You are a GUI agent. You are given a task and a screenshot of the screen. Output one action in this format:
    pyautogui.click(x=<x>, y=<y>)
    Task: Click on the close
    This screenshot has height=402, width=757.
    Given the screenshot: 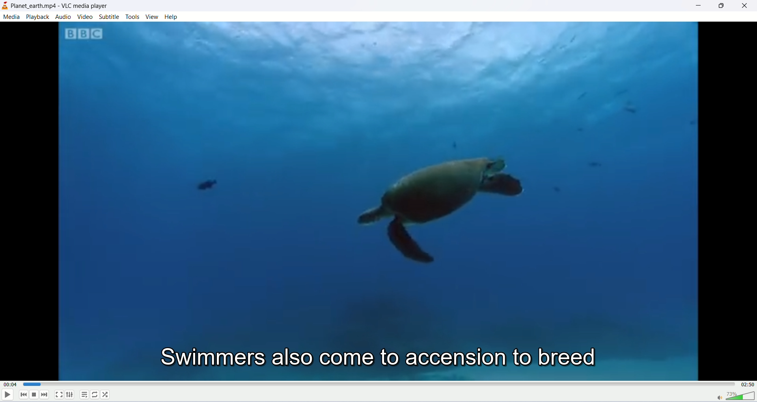 What is the action you would take?
    pyautogui.click(x=744, y=6)
    